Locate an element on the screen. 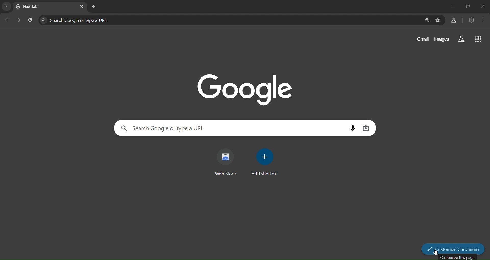 The width and height of the screenshot is (490, 260). voice search is located at coordinates (353, 128).